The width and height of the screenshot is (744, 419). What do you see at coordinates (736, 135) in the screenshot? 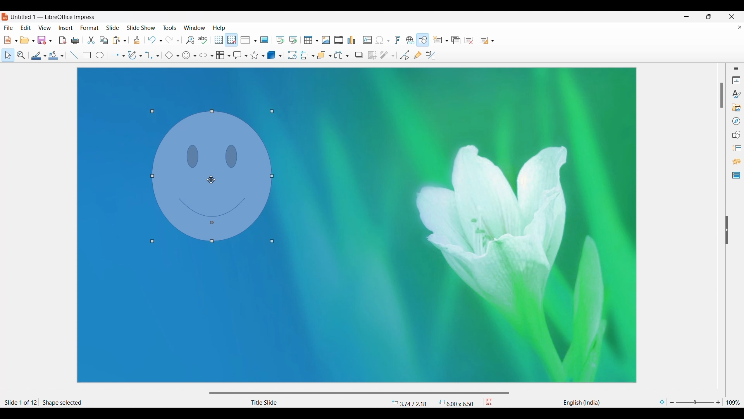
I see `Shapes` at bounding box center [736, 135].